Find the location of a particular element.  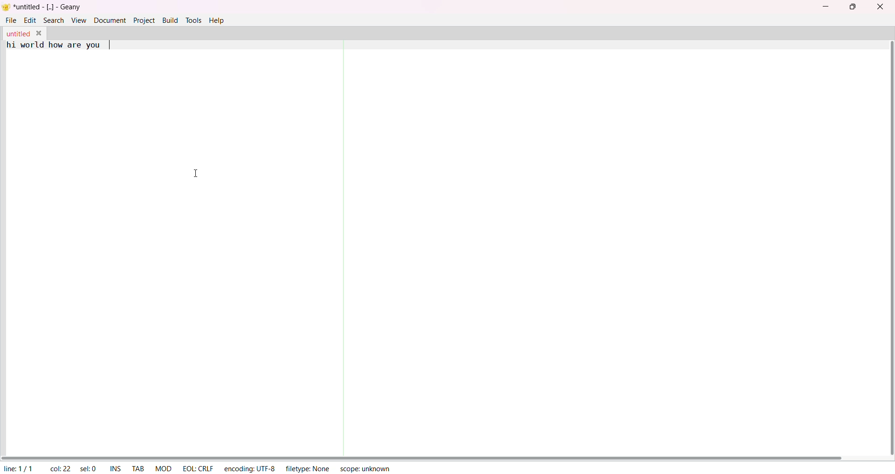

close is located at coordinates (881, 7).